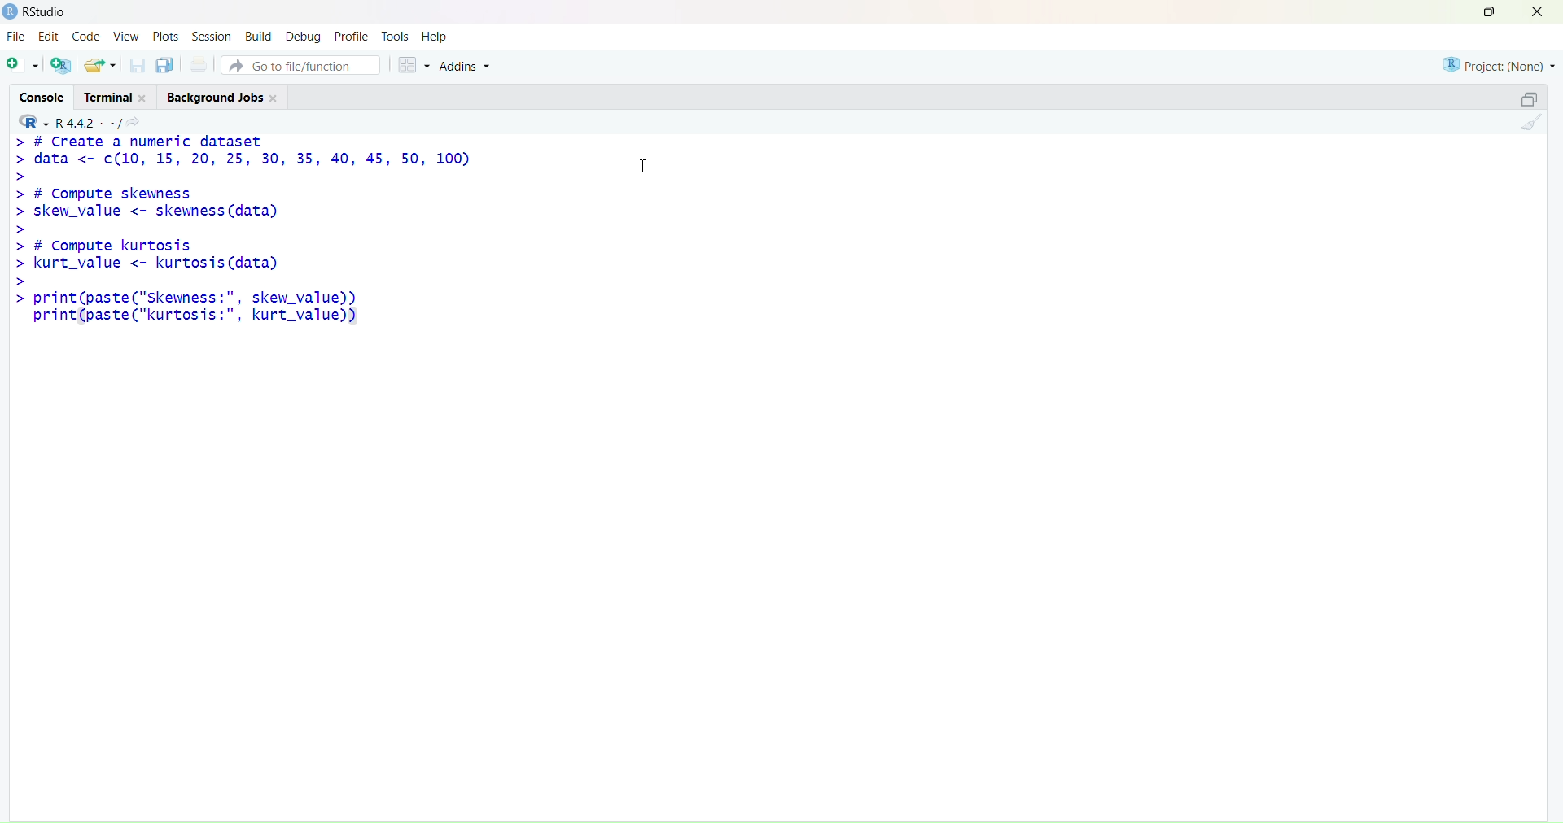  I want to click on > # Create a numeric dataset

> data <- c(10, 15, 20, 25, 30, 35, 40, 45, 50, 100)

>

> # Compute skewness

> skew_value <- skewness (data)

>

> # Compute kurtosis

> kurt_value <- kurtosis(data)

>

> print(paste("Skewness:", skew_value))
print(paste("kurtosis:", kurt_value)), so click(284, 241).